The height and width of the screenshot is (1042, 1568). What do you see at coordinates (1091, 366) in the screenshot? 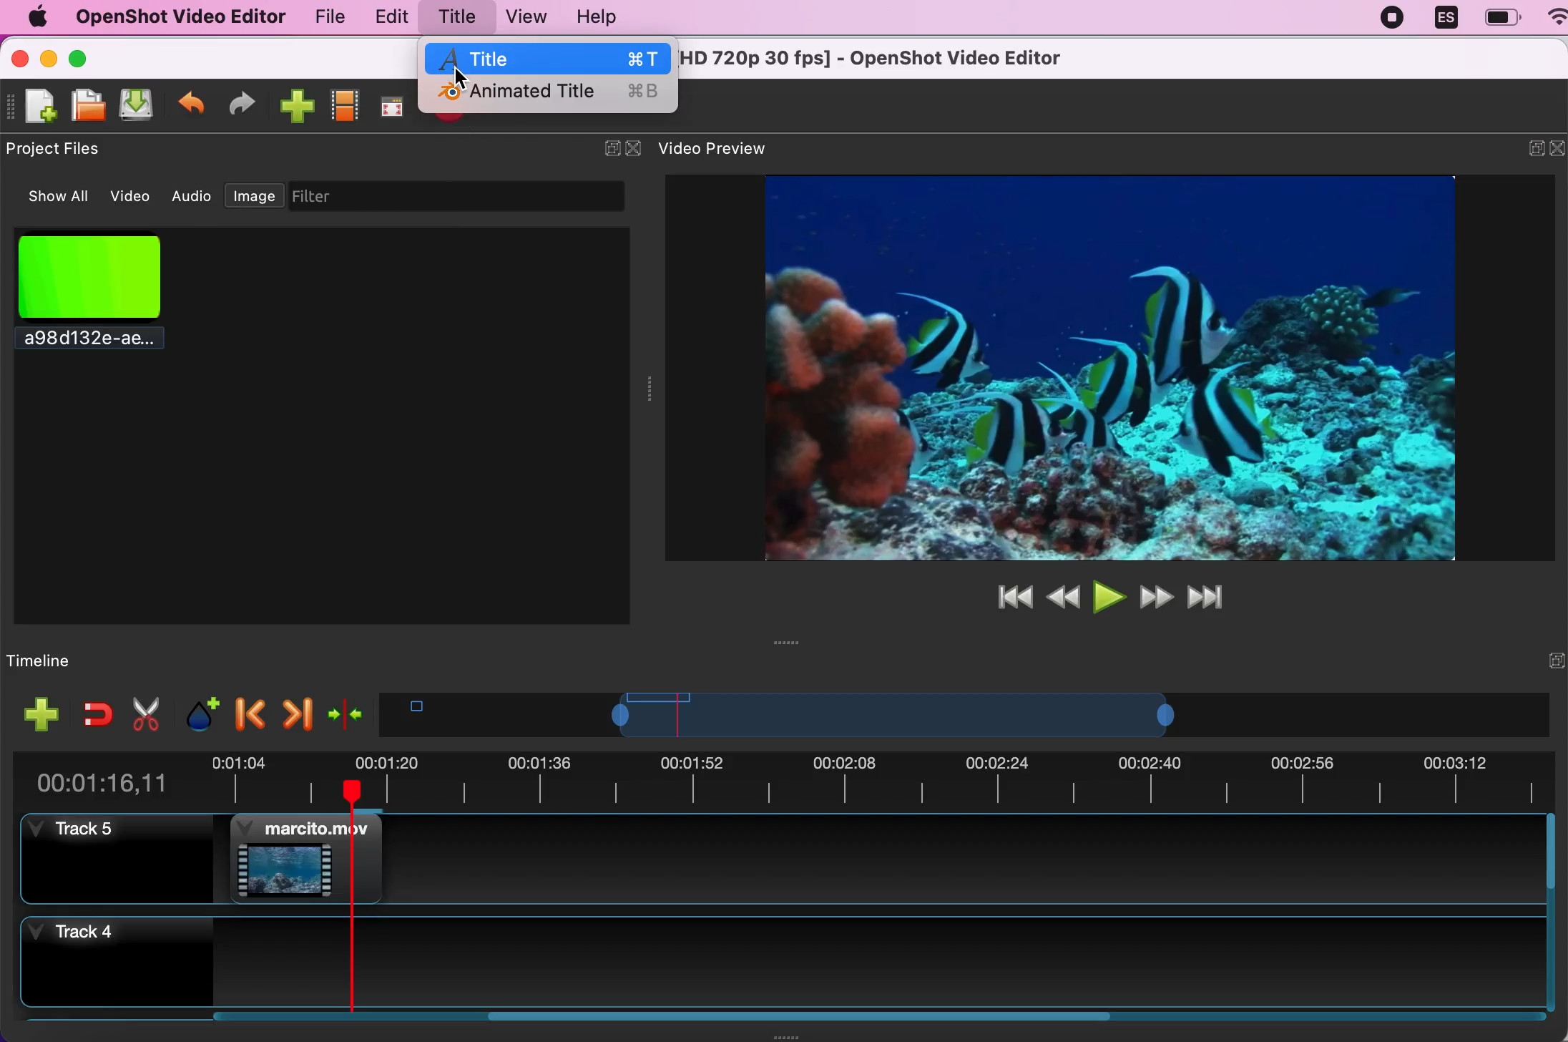
I see `video preview` at bounding box center [1091, 366].